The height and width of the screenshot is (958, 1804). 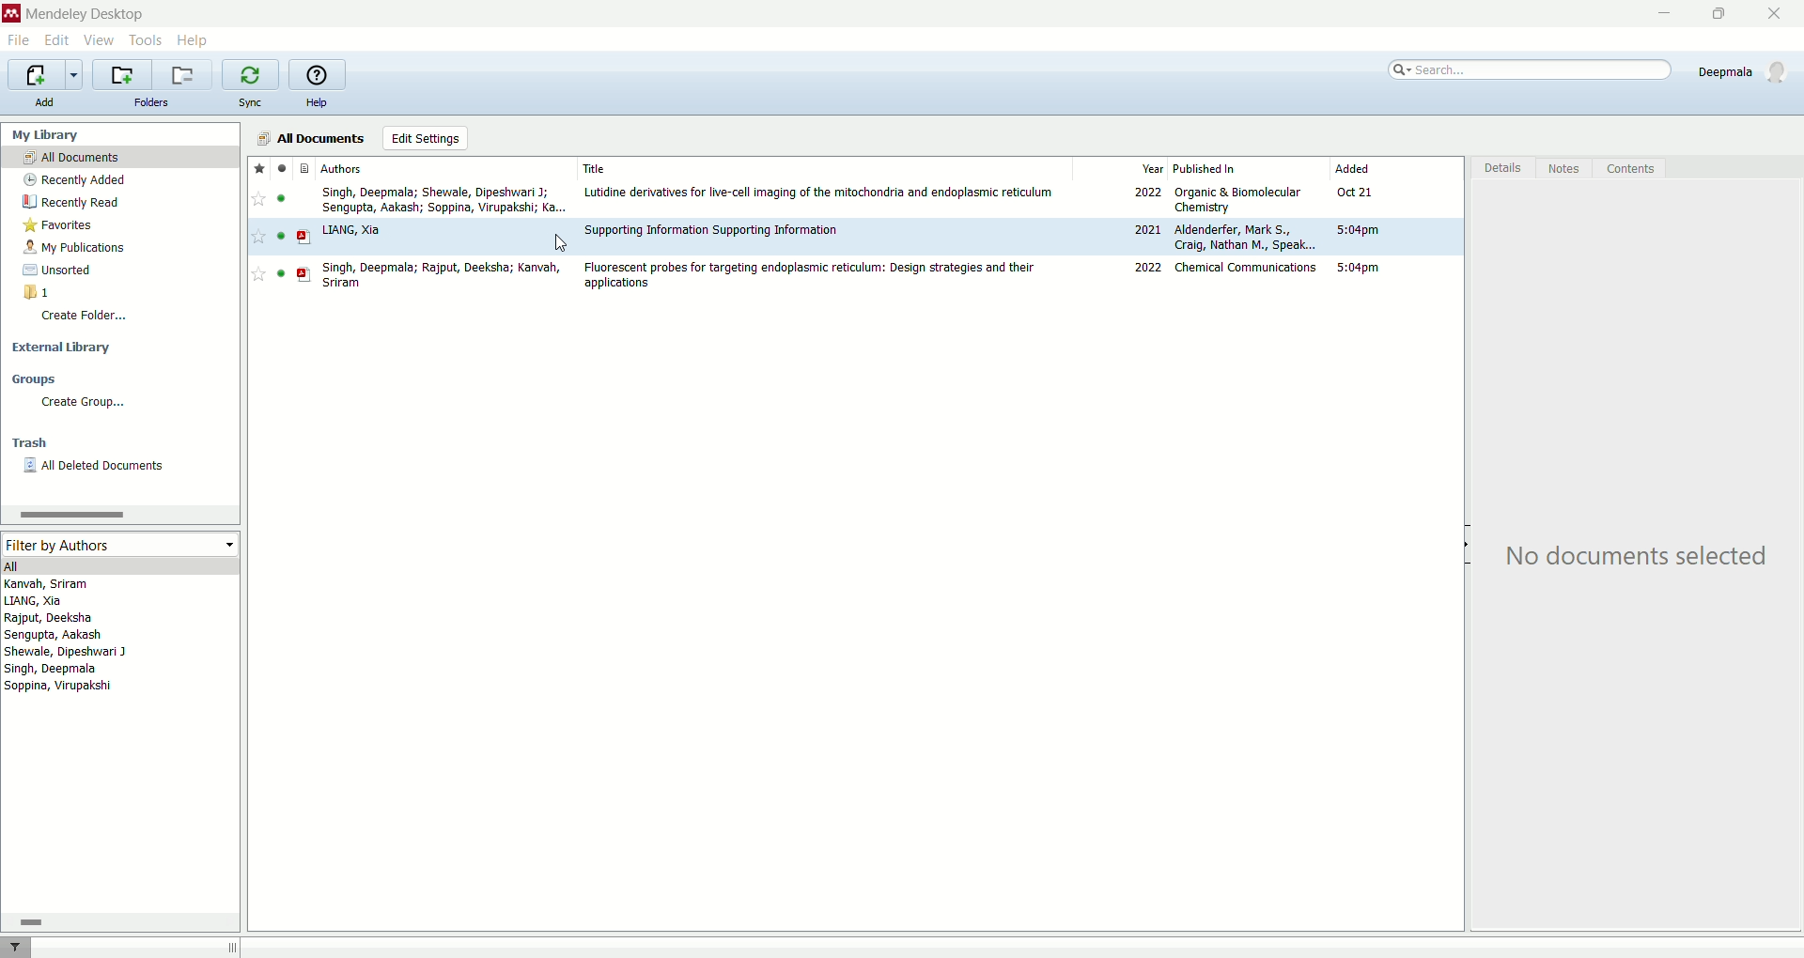 What do you see at coordinates (1532, 70) in the screenshot?
I see `search` at bounding box center [1532, 70].